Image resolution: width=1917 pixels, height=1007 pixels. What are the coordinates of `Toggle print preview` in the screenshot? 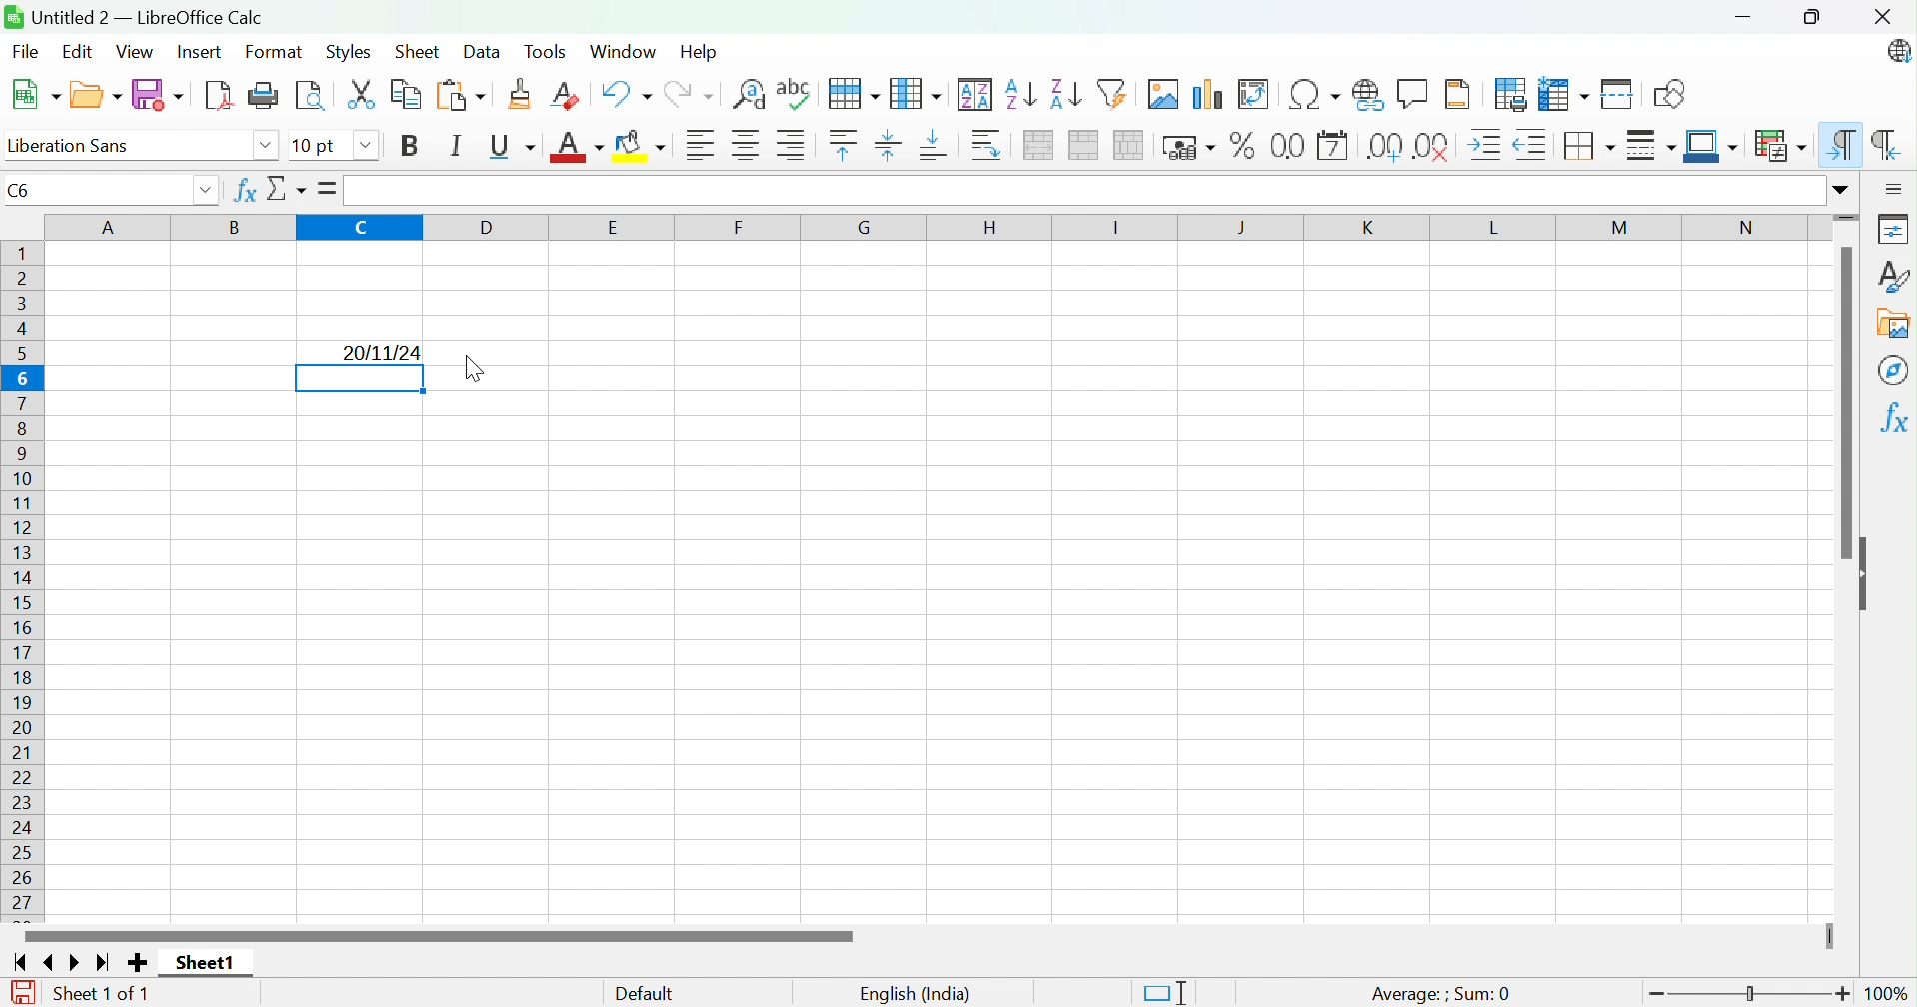 It's located at (311, 94).